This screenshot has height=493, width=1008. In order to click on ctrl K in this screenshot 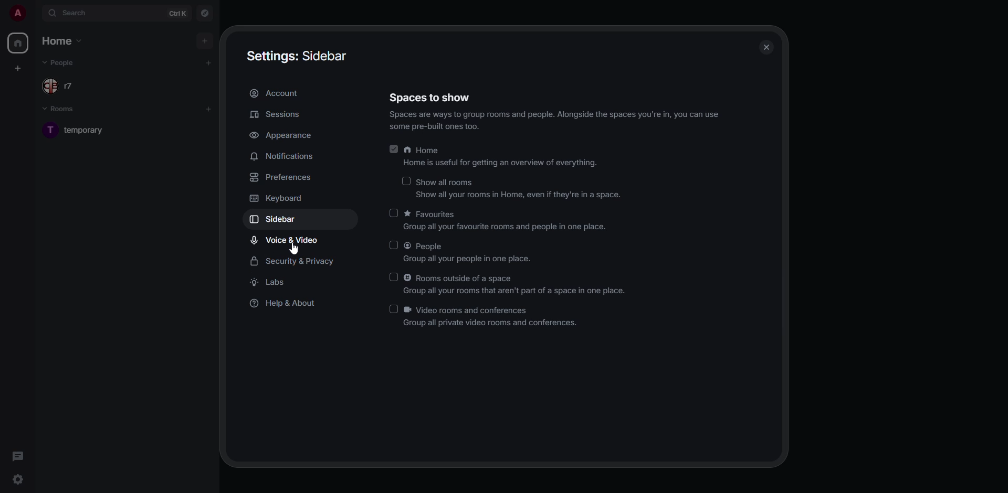, I will do `click(180, 14)`.